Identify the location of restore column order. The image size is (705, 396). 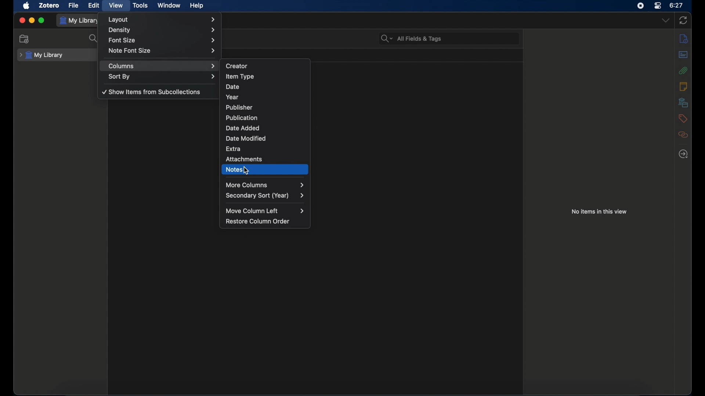
(258, 221).